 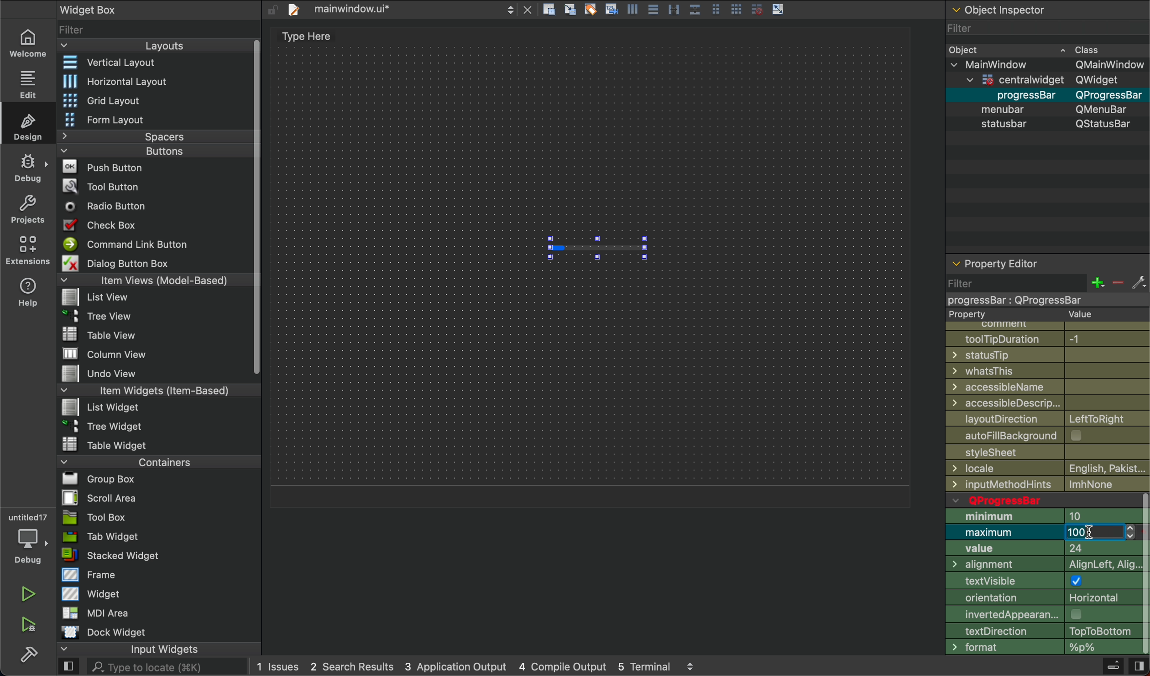 I want to click on edit, so click(x=26, y=83).